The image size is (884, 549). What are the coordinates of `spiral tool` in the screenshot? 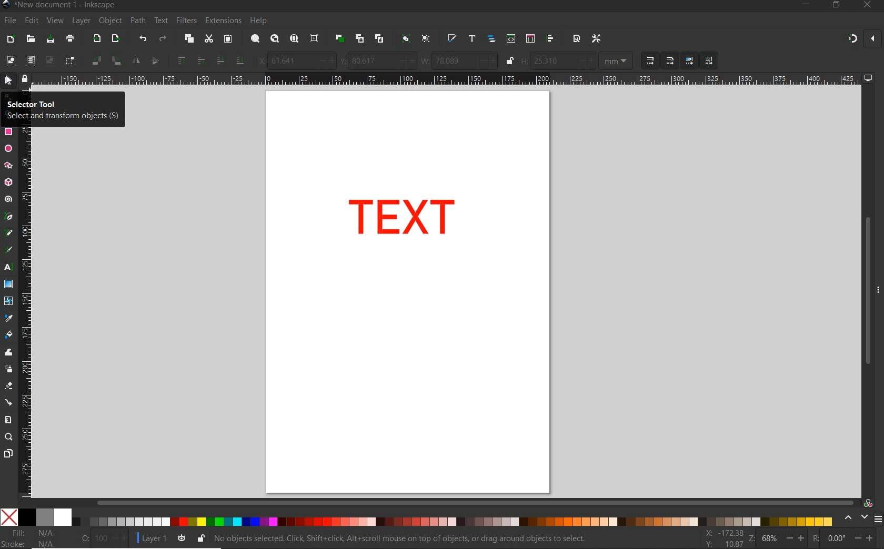 It's located at (8, 200).